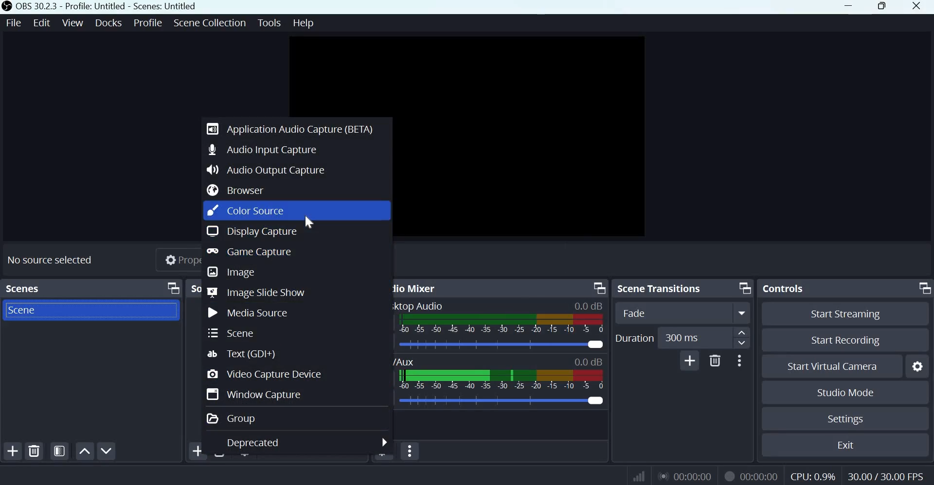 The width and height of the screenshot is (934, 485). Describe the element at coordinates (7, 7) in the screenshot. I see `OBS studio logo` at that location.